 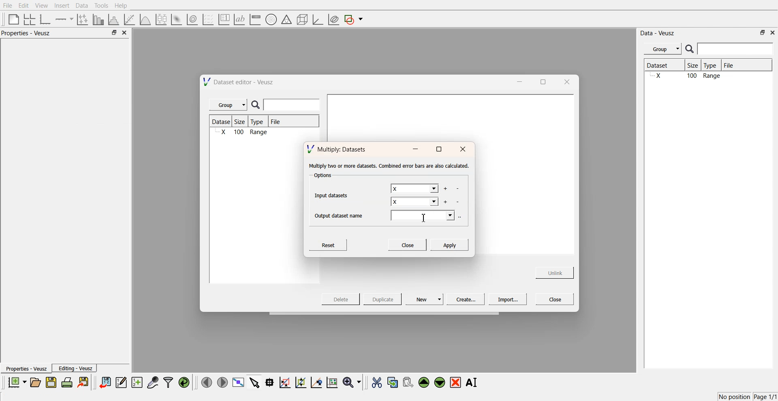 What do you see at coordinates (338, 148) in the screenshot?
I see `Multiply: Datasets` at bounding box center [338, 148].